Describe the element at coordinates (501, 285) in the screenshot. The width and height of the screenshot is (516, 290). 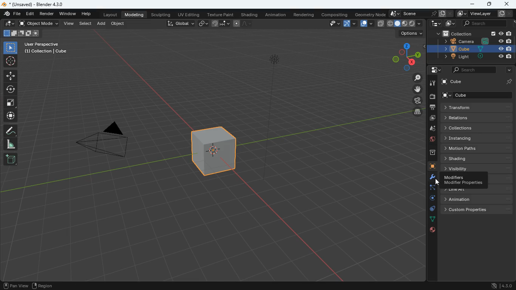
I see `version` at that location.